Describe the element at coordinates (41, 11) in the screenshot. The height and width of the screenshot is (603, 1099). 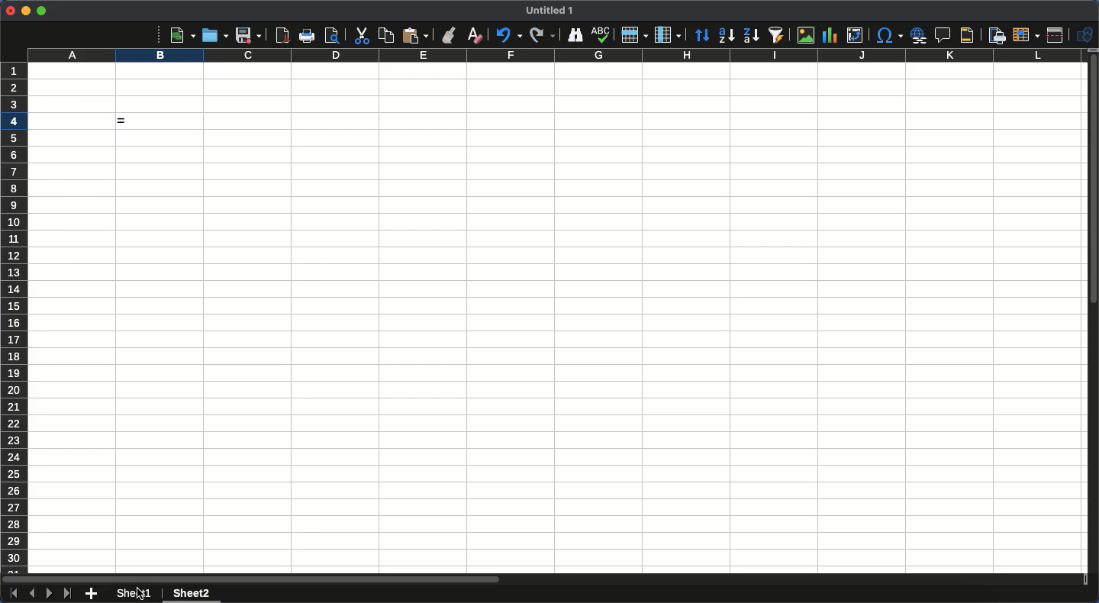
I see `Maximize` at that location.